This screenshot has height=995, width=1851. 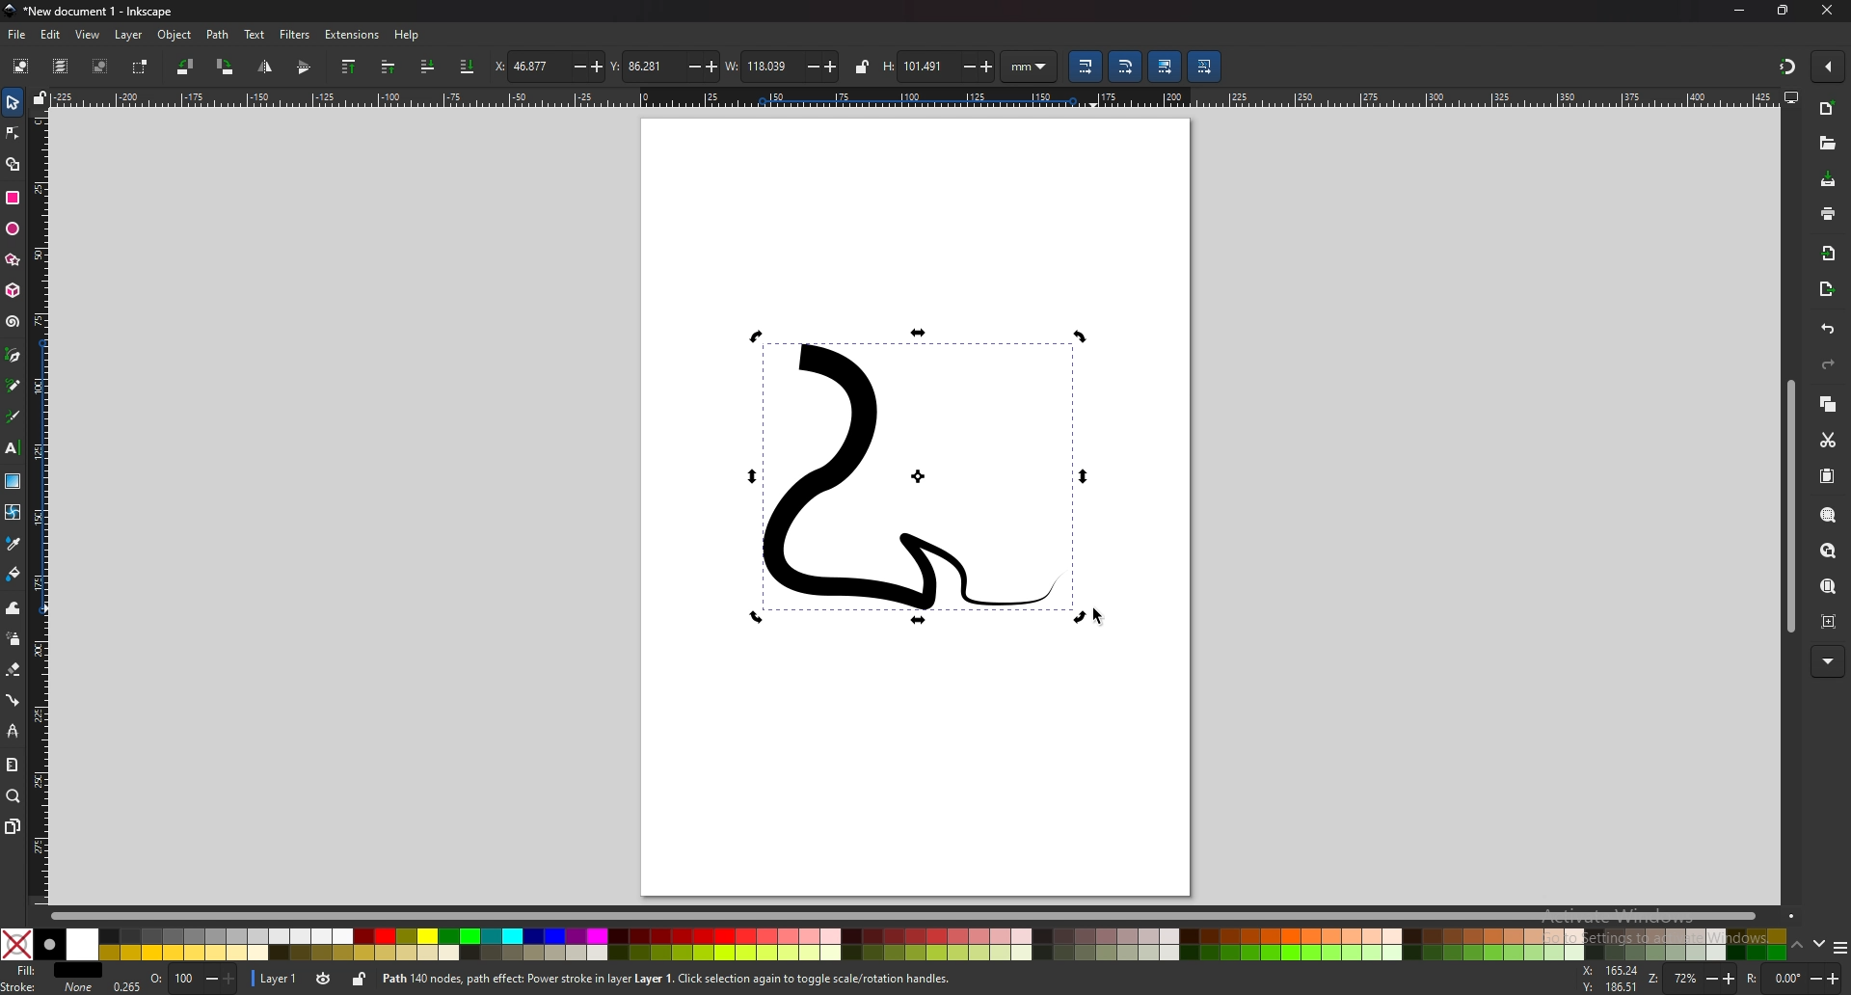 I want to click on zoom selection, so click(x=1826, y=513).